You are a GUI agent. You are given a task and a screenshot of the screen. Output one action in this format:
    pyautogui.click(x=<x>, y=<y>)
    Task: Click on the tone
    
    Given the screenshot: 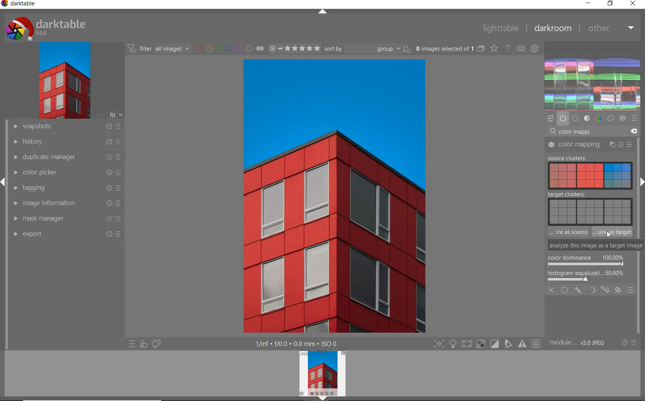 What is the action you would take?
    pyautogui.click(x=587, y=119)
    